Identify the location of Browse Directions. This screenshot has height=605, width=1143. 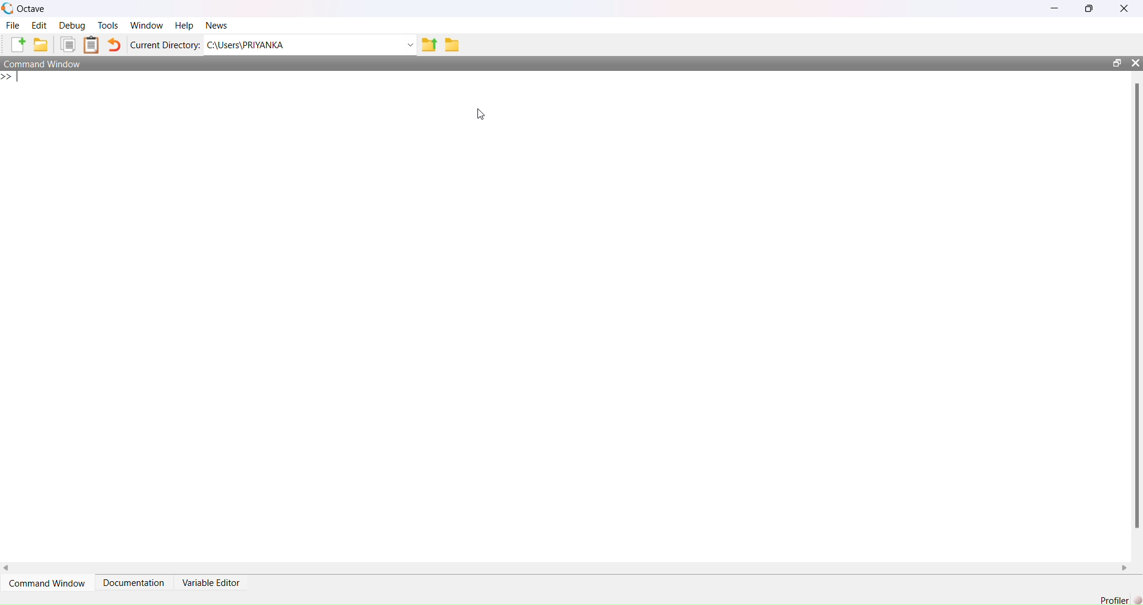
(452, 45).